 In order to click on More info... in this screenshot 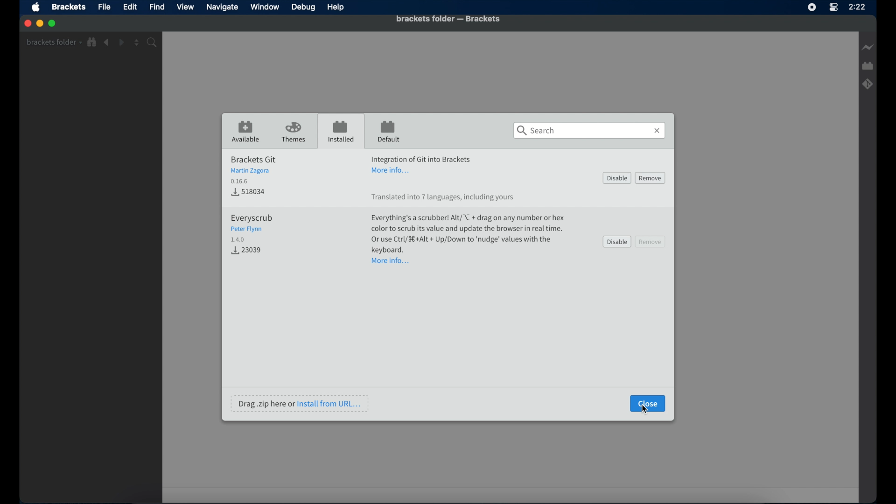, I will do `click(392, 261)`.